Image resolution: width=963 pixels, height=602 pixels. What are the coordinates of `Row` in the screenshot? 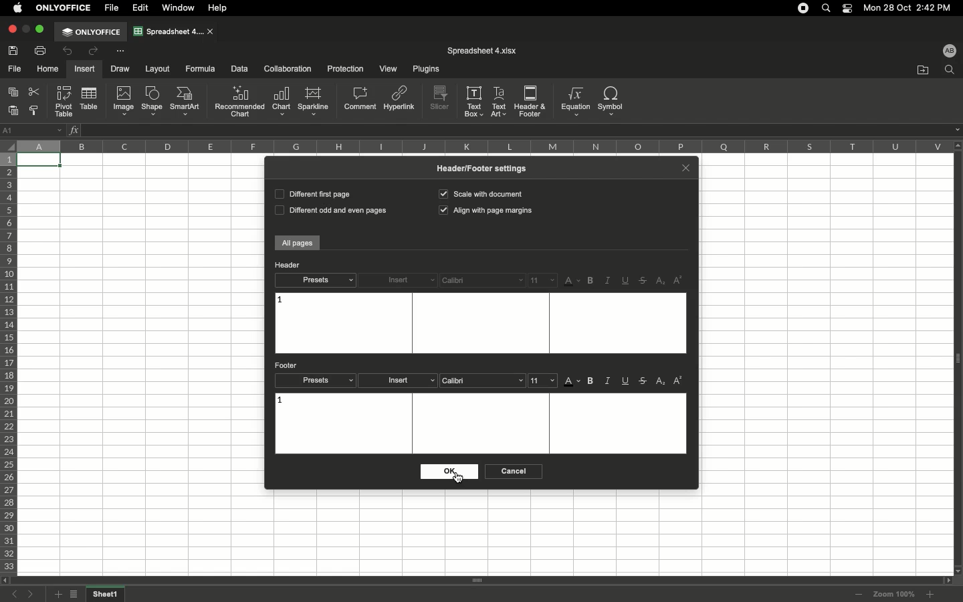 It's located at (9, 363).